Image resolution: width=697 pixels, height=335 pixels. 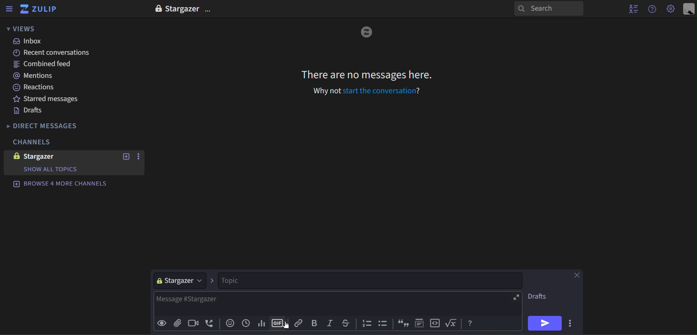 I want to click on personal menu, so click(x=688, y=9).